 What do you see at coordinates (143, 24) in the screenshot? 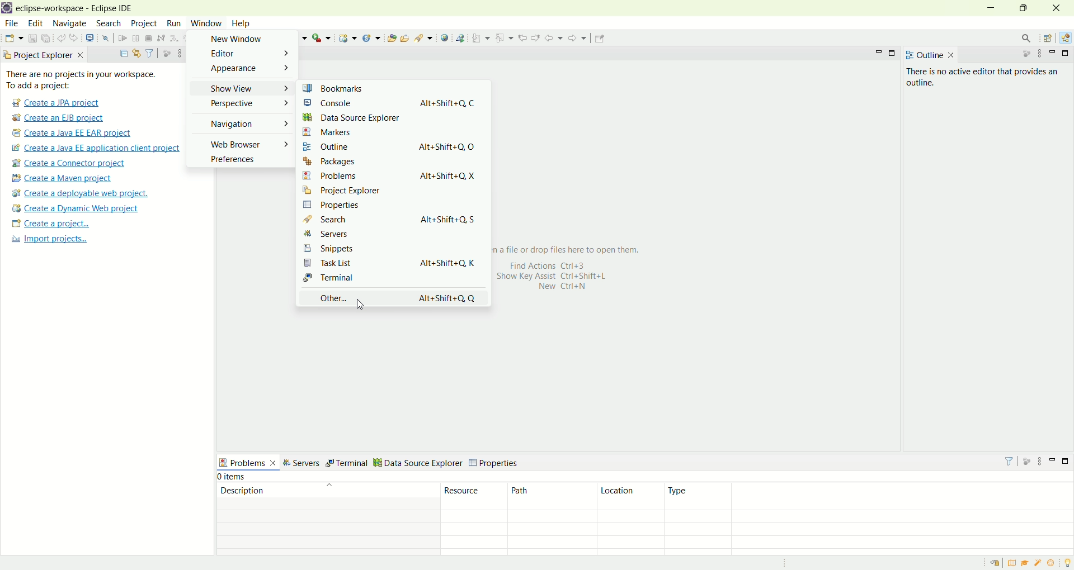
I see `project` at bounding box center [143, 24].